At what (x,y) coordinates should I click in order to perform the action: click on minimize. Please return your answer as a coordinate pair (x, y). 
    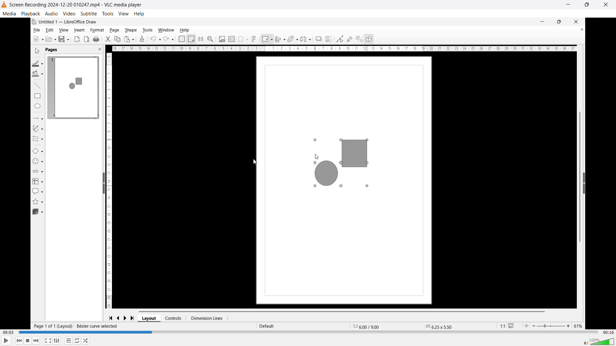
    Looking at the image, I should click on (568, 5).